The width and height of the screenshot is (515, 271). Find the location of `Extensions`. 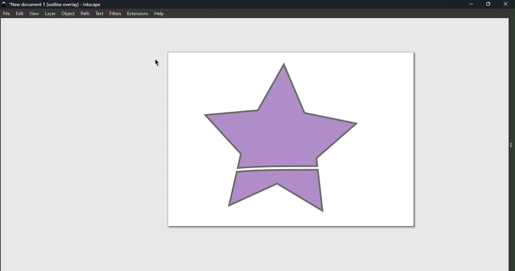

Extensions is located at coordinates (136, 13).